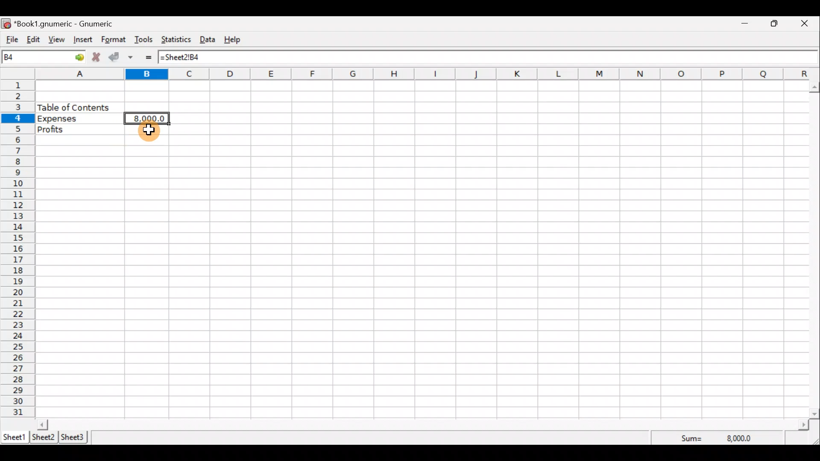 Image resolution: width=820 pixels, height=461 pixels. I want to click on Help, so click(237, 40).